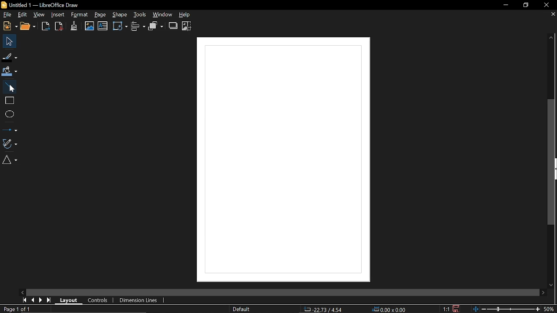  Describe the element at coordinates (456, 309) in the screenshot. I see `Save` at that location.